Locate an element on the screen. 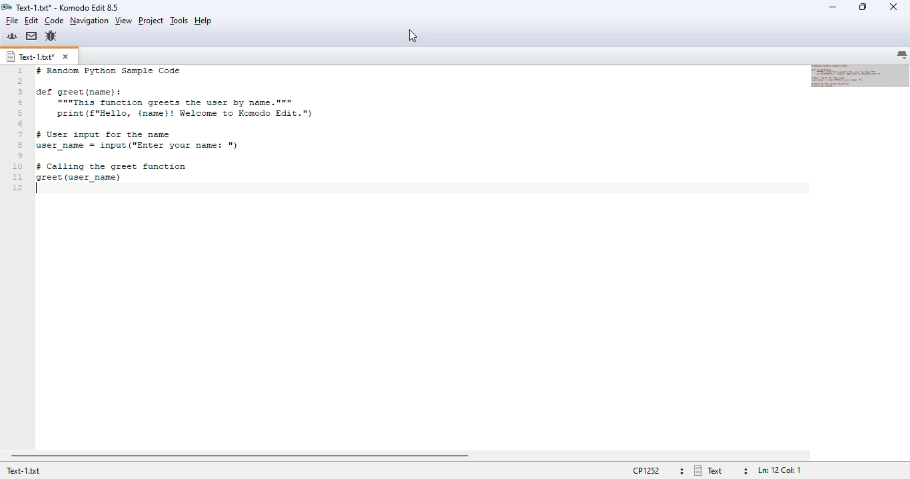  navigation is located at coordinates (89, 21).